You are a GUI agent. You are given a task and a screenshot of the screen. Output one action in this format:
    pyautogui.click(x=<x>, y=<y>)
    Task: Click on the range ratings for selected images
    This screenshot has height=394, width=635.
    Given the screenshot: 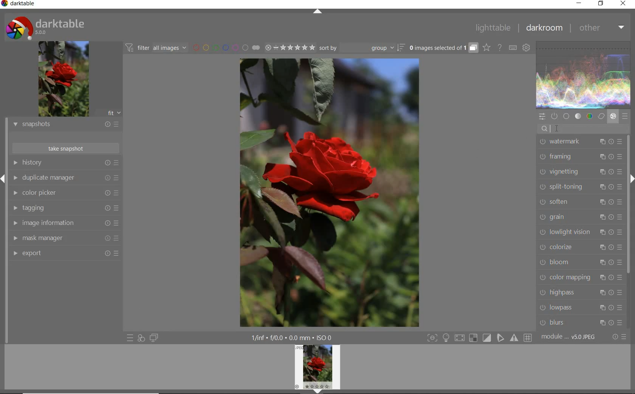 What is the action you would take?
    pyautogui.click(x=290, y=48)
    